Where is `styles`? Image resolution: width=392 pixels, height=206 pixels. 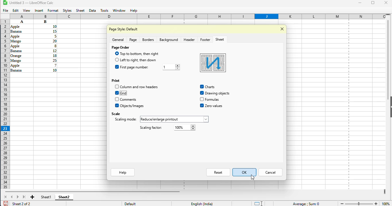
styles is located at coordinates (67, 11).